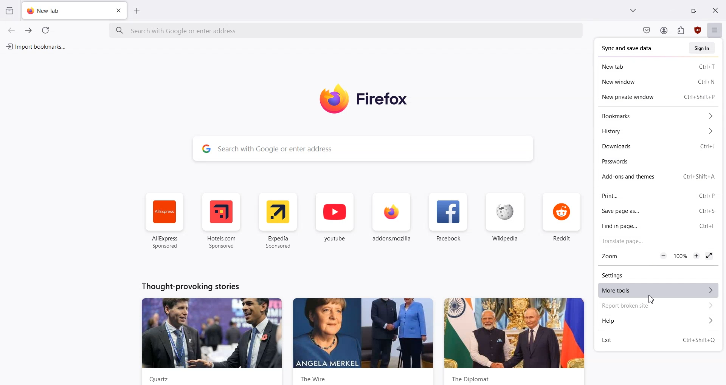  What do you see at coordinates (656, 131) in the screenshot?
I see `History` at bounding box center [656, 131].